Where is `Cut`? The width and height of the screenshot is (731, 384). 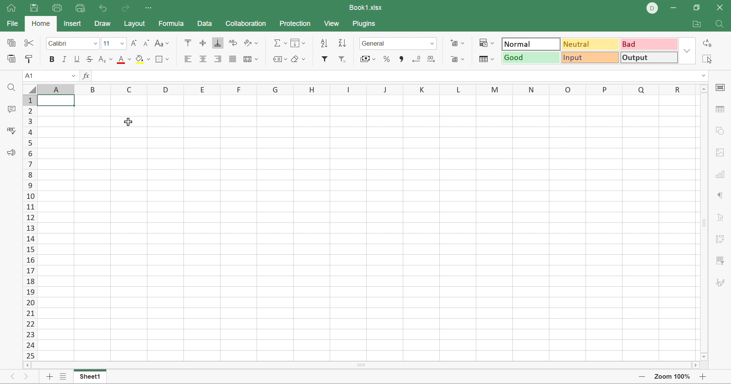
Cut is located at coordinates (29, 42).